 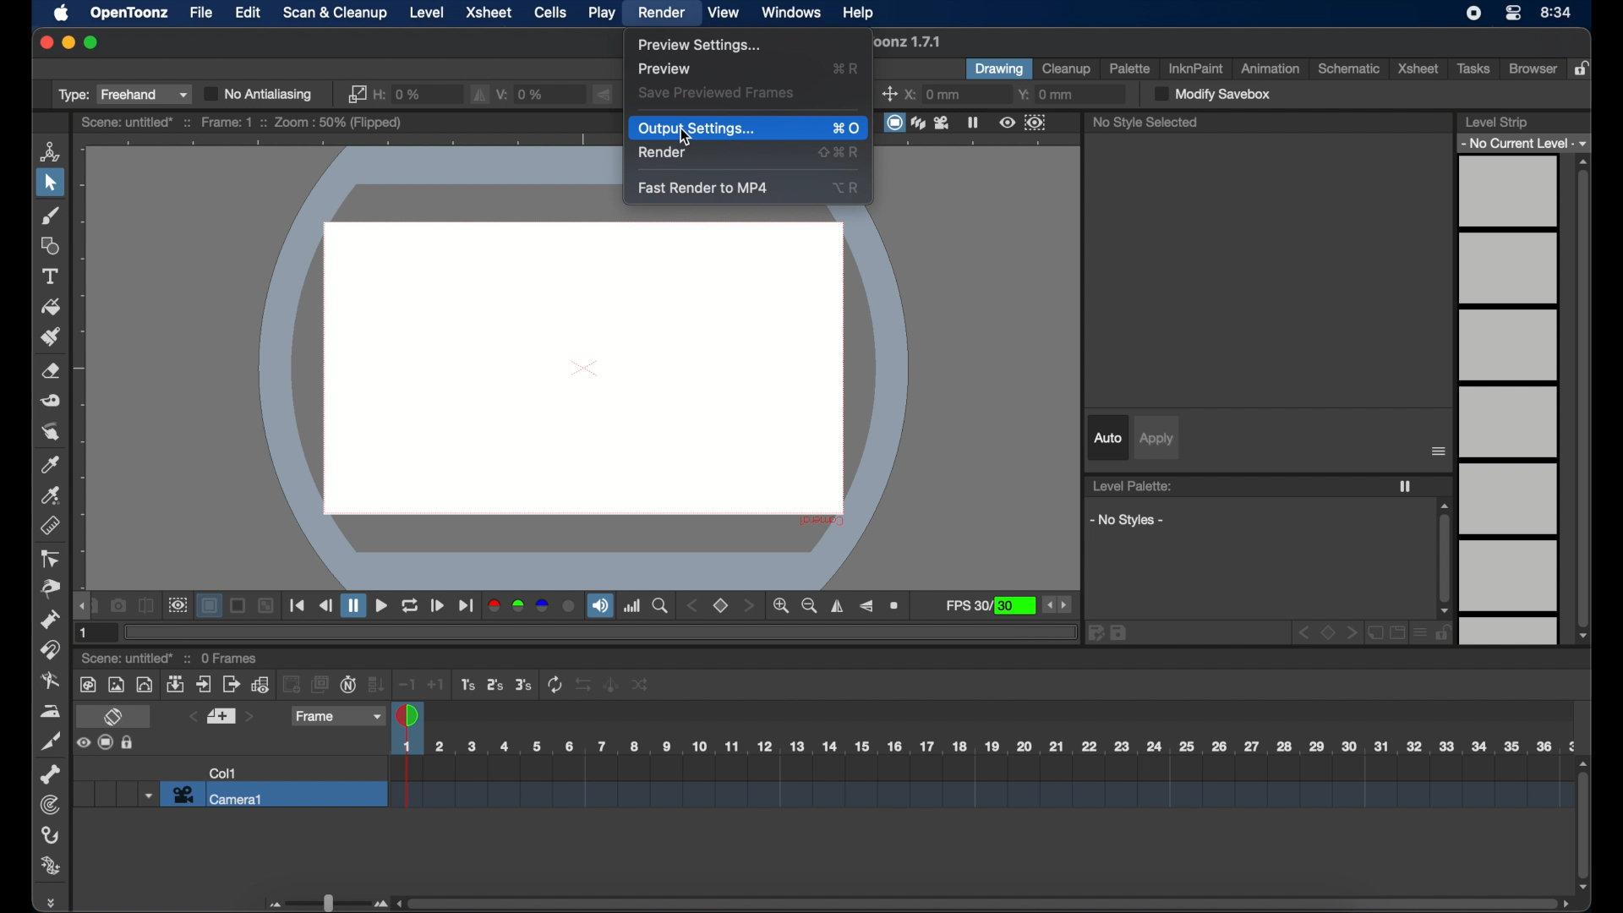 What do you see at coordinates (205, 686) in the screenshot?
I see `` at bounding box center [205, 686].